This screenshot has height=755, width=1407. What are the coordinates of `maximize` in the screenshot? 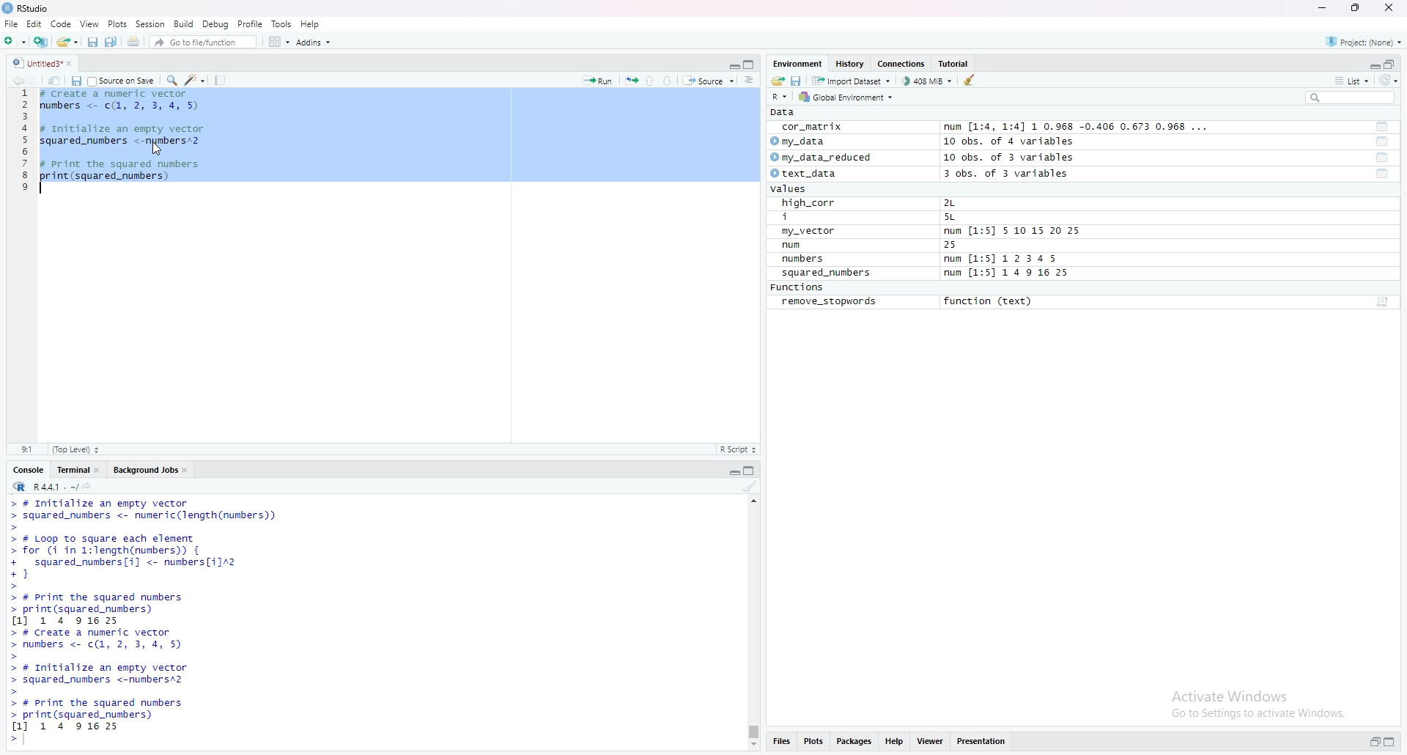 It's located at (1391, 63).